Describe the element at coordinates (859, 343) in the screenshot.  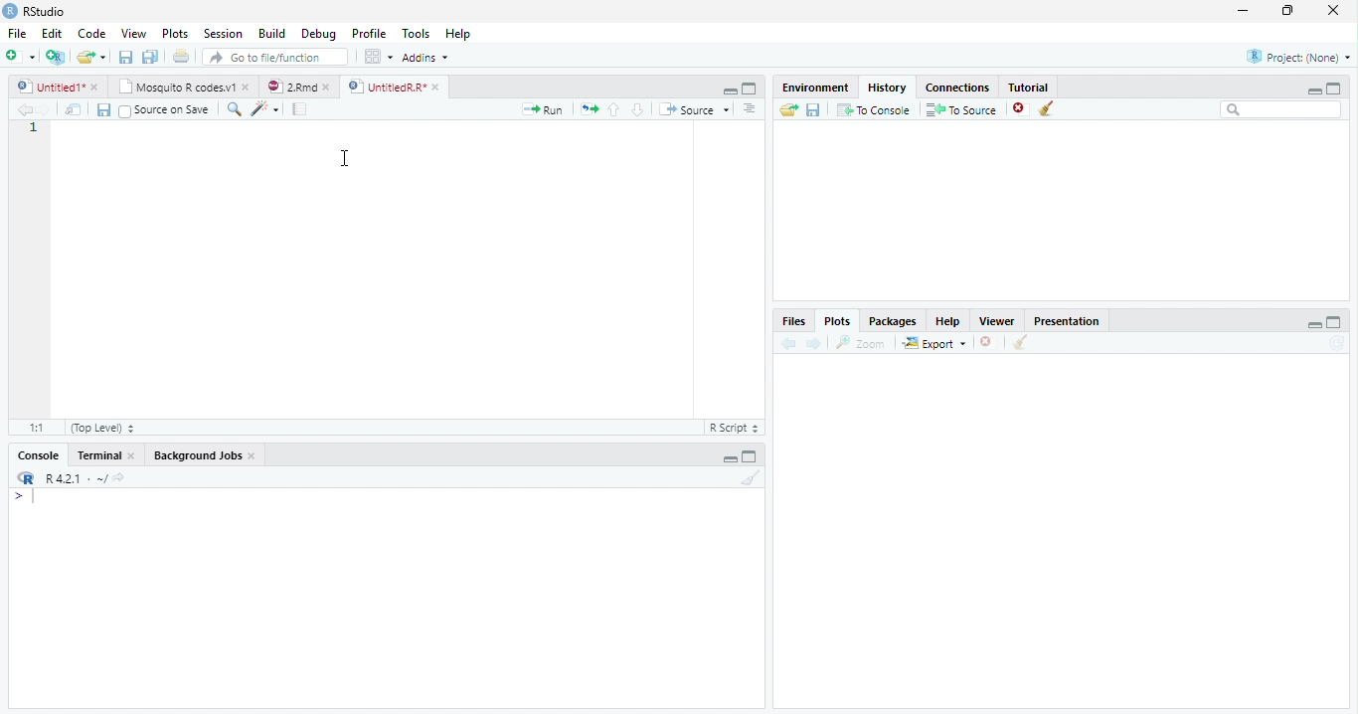
I see `Zoom` at that location.